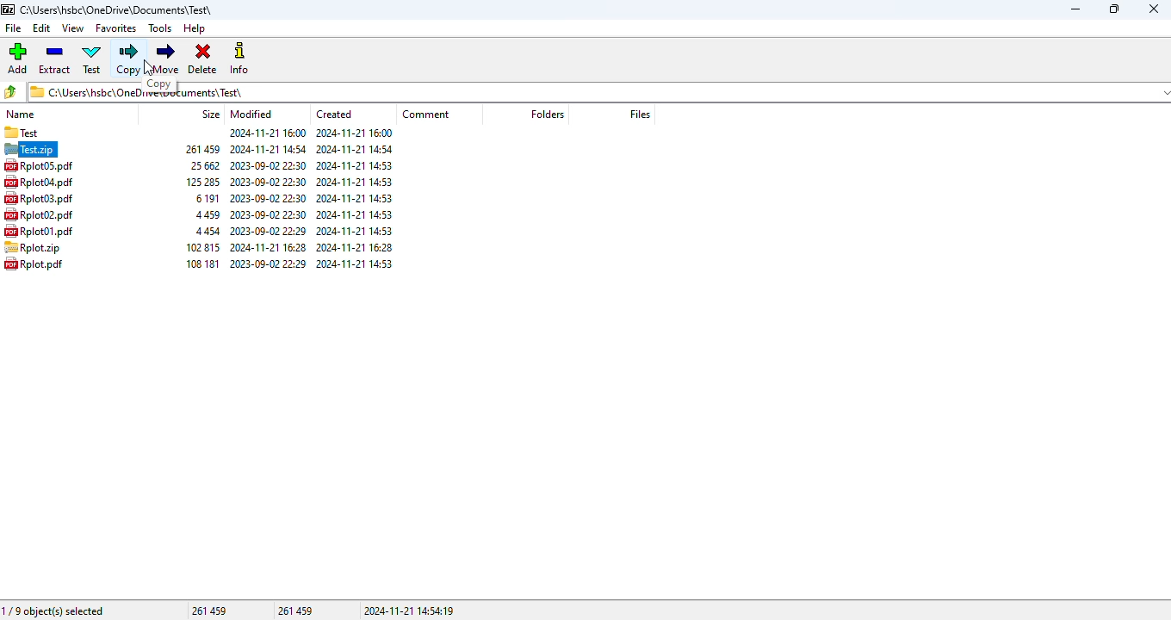 The image size is (1171, 620). What do you see at coordinates (34, 263) in the screenshot?
I see `file name` at bounding box center [34, 263].